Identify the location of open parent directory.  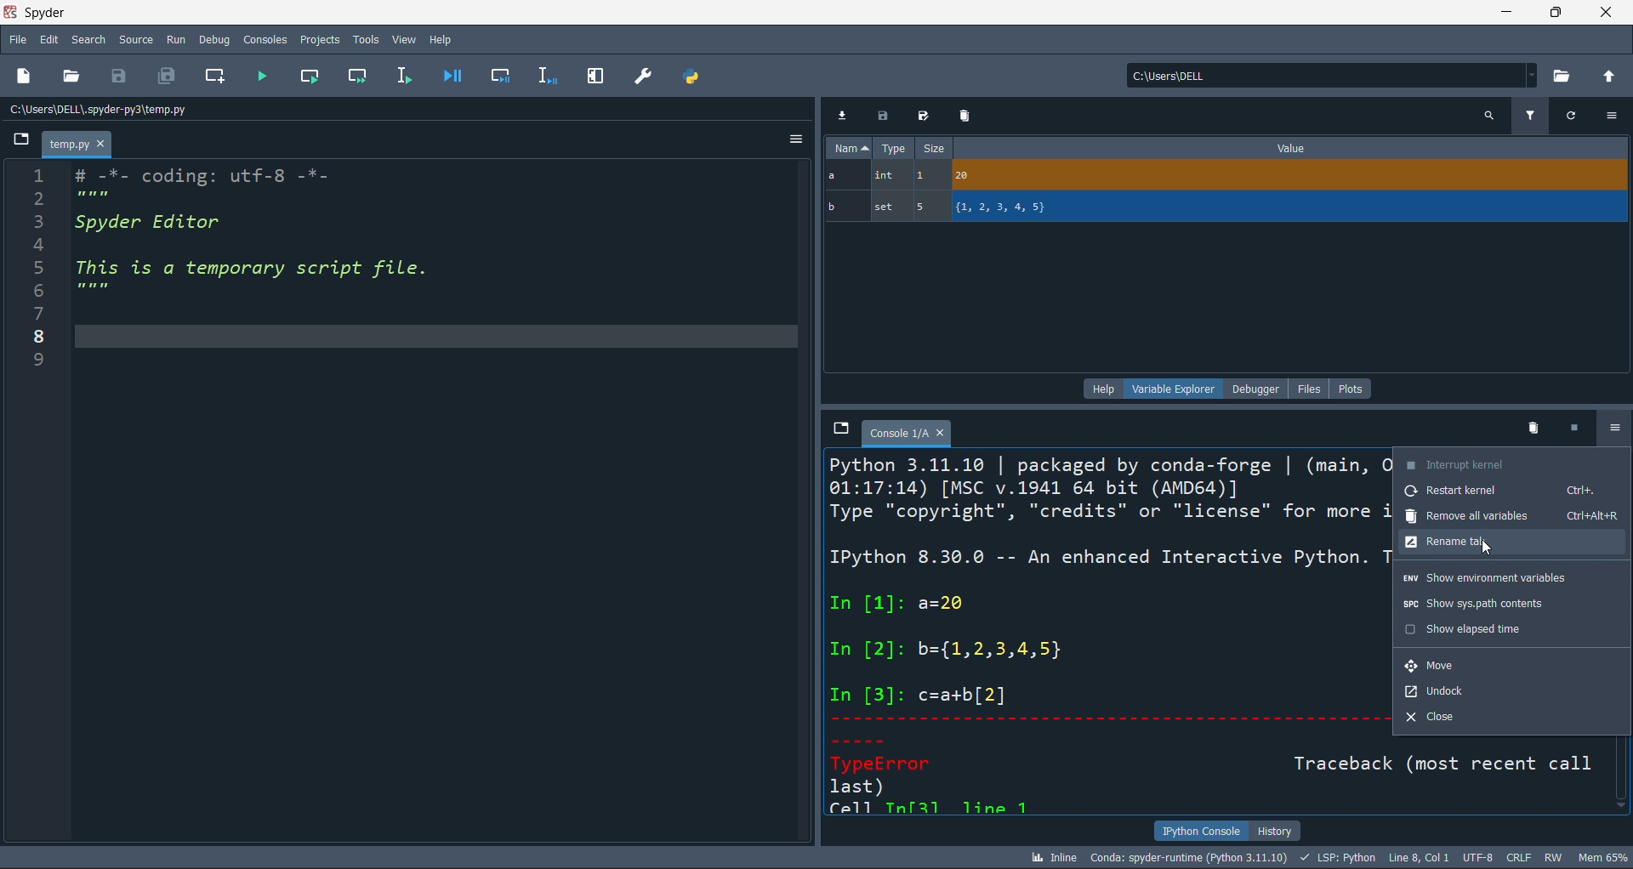
(1611, 75).